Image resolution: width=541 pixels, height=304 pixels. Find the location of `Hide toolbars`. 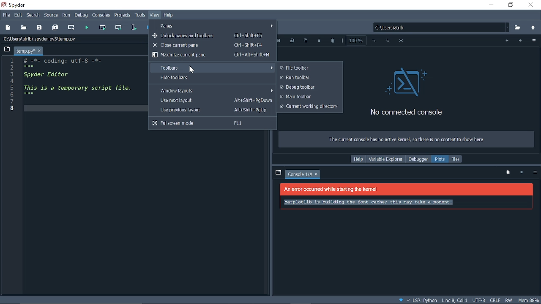

Hide toolbars is located at coordinates (212, 78).